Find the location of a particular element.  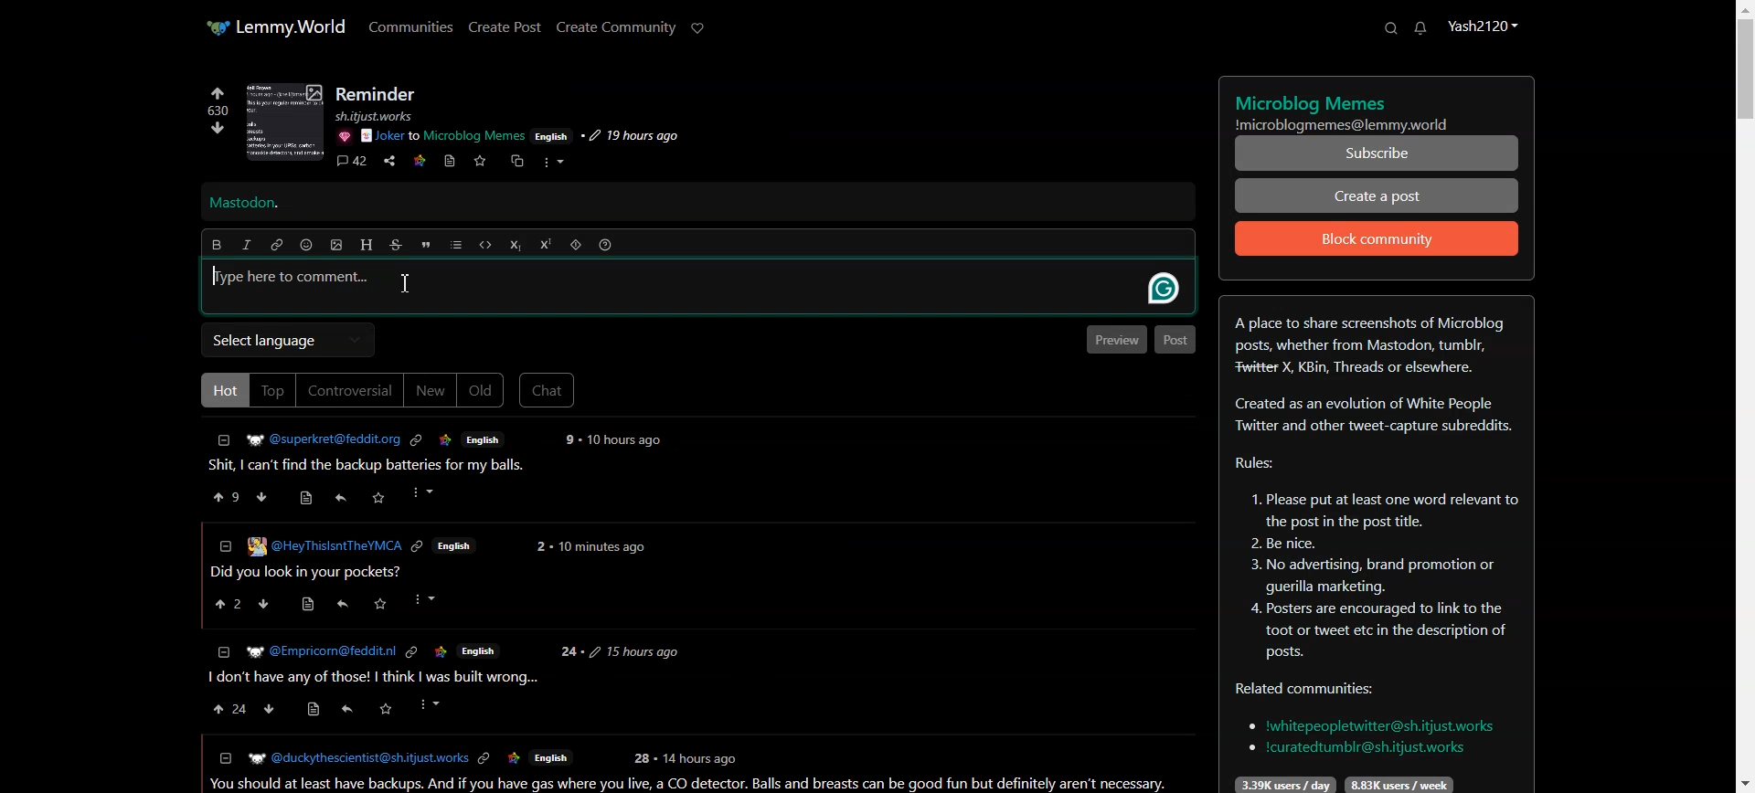

=} is located at coordinates (222, 650).